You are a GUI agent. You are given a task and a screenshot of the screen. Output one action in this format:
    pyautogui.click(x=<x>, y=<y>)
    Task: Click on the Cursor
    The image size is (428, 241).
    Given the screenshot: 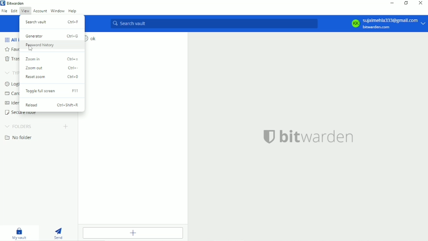 What is the action you would take?
    pyautogui.click(x=30, y=48)
    